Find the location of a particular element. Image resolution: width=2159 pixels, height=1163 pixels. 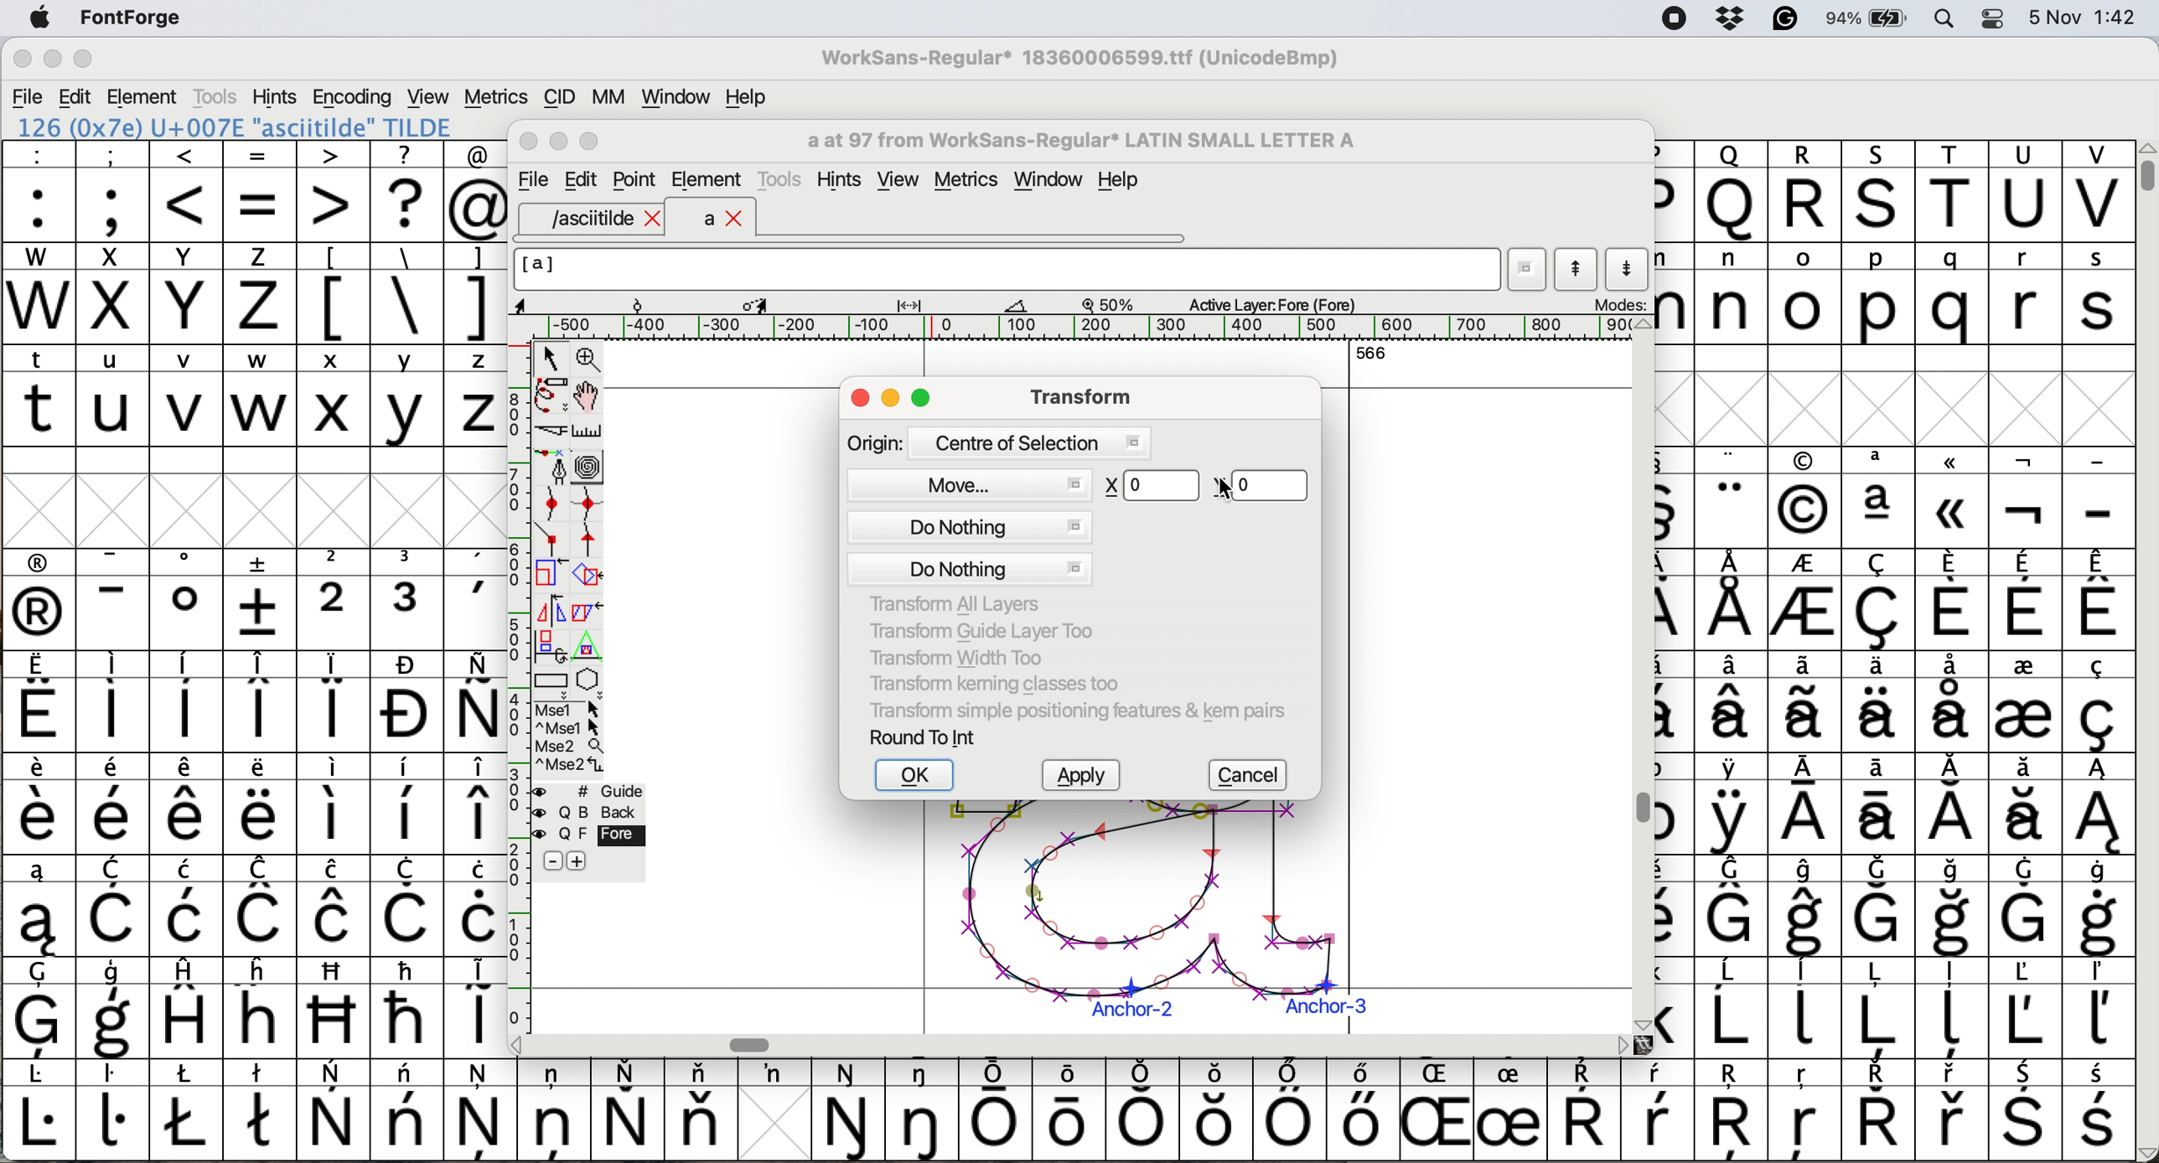

show previous letter is located at coordinates (1577, 269).